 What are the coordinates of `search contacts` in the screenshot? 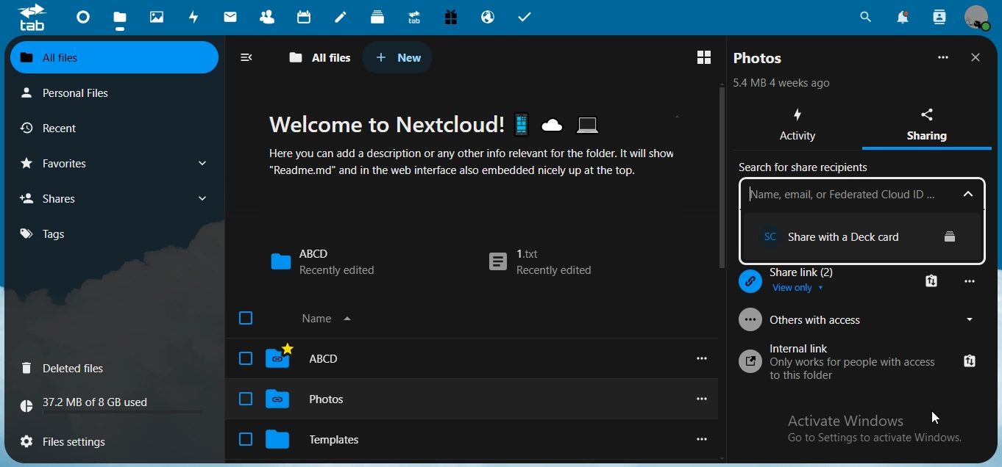 It's located at (939, 17).